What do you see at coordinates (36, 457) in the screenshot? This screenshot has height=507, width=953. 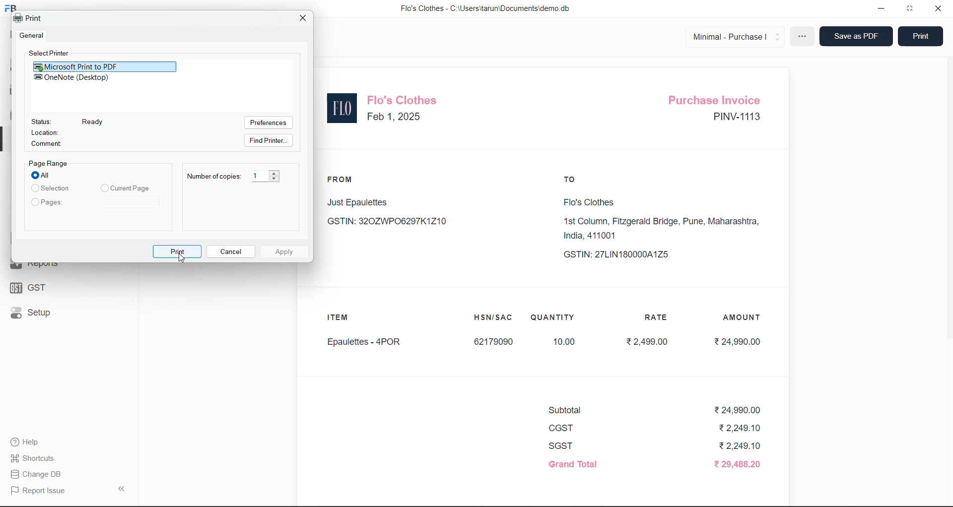 I see `Shortcuts.` at bounding box center [36, 457].